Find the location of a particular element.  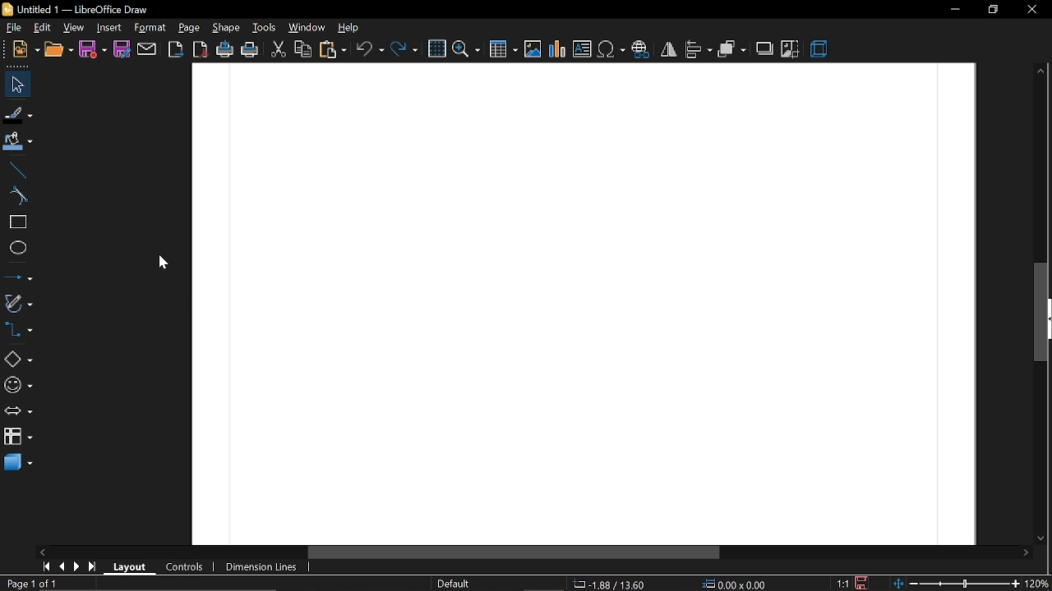

select is located at coordinates (13, 85).